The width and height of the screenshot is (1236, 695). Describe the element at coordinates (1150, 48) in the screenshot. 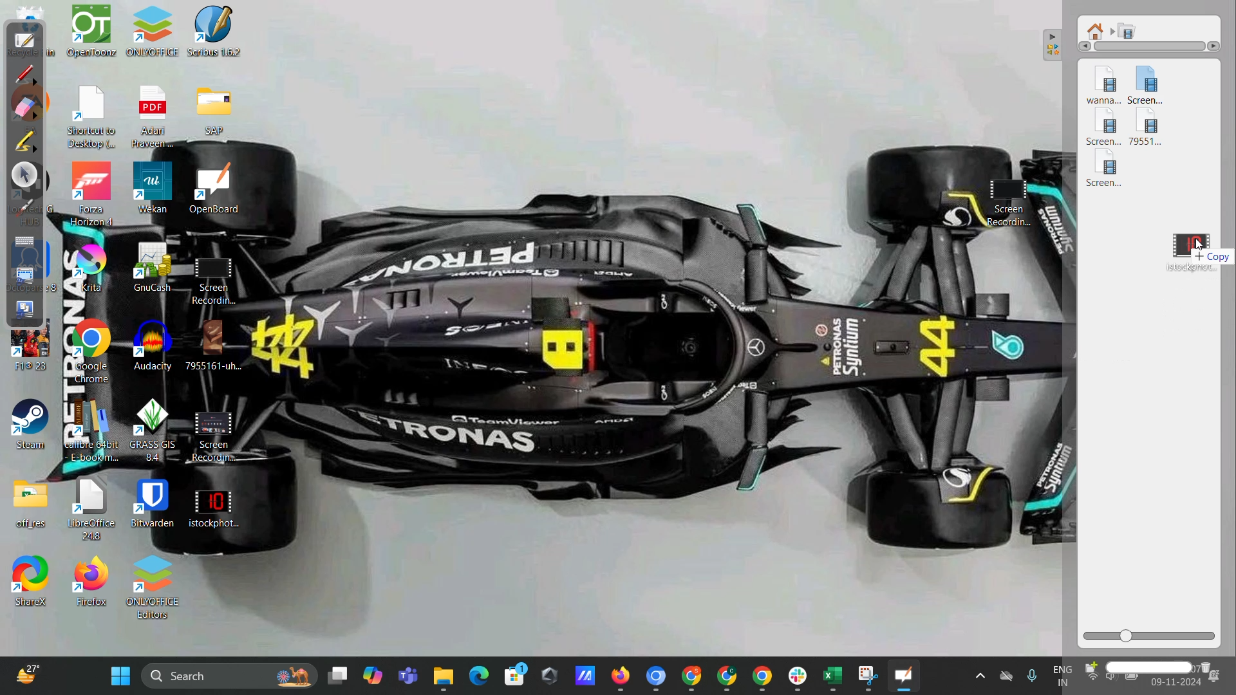

I see `horizontal scroll bar` at that location.